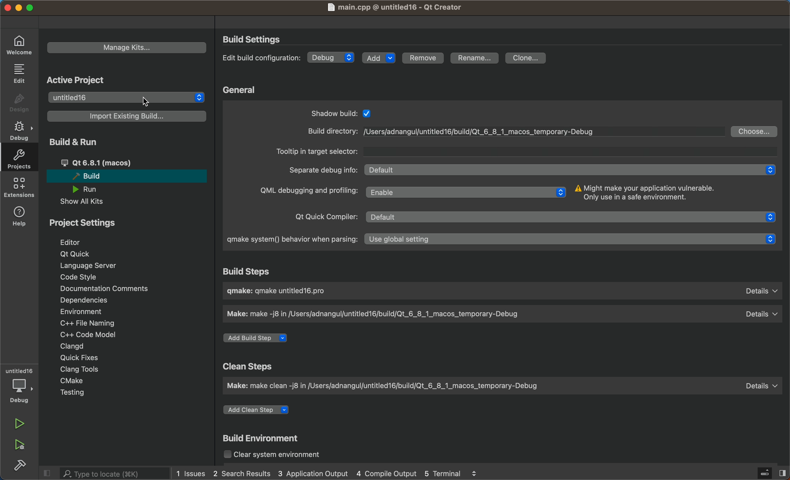 The height and width of the screenshot is (480, 790). I want to click on build step, so click(257, 337).